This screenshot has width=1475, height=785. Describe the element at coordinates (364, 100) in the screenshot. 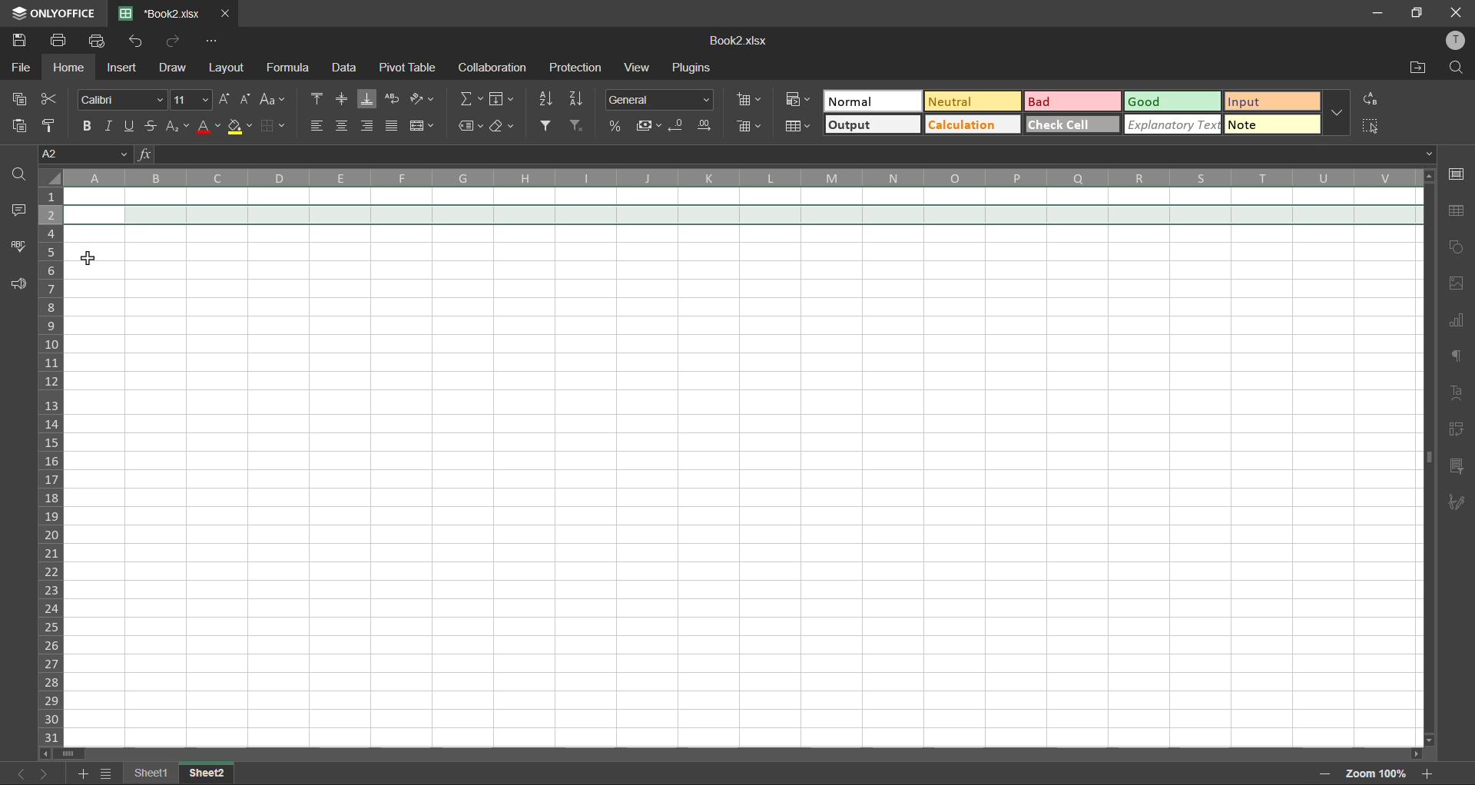

I see `align bottom` at that location.